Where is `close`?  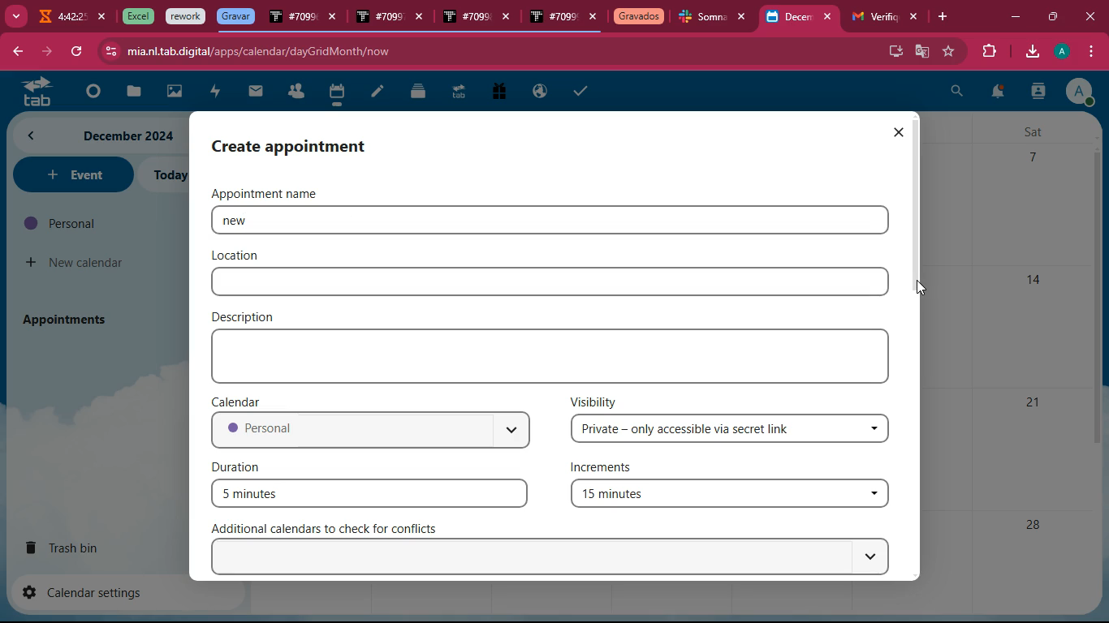 close is located at coordinates (510, 19).